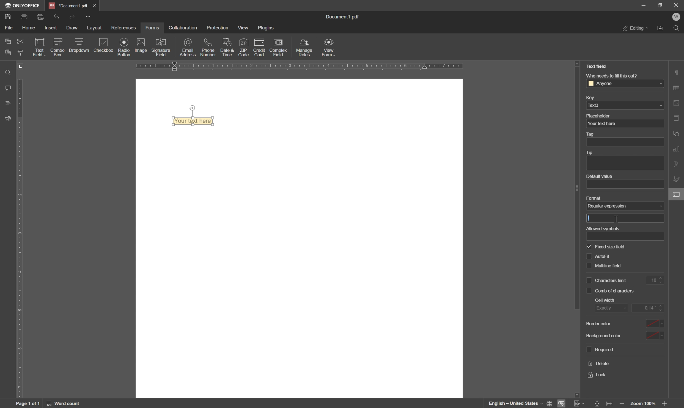 Image resolution: width=684 pixels, height=408 pixels. Describe the element at coordinates (659, 84) in the screenshot. I see `drop down` at that location.